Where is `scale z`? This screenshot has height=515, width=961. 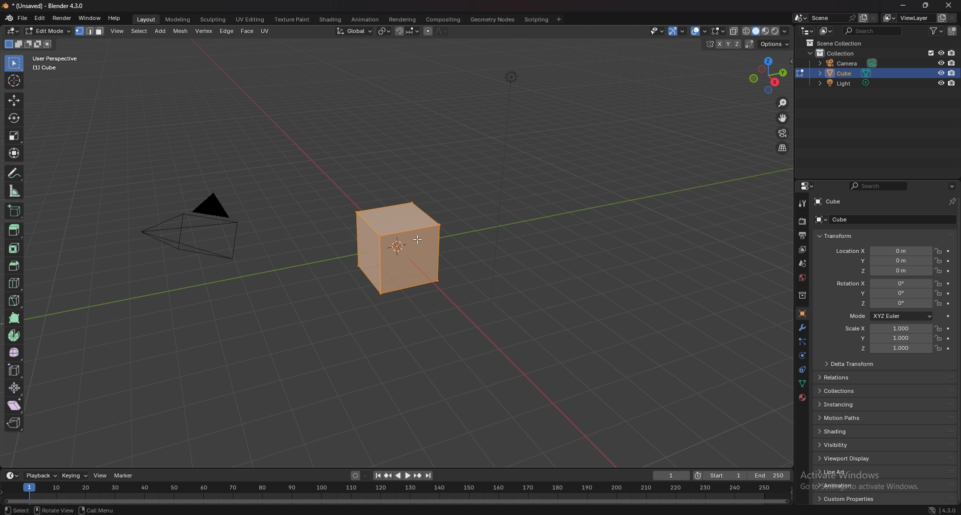
scale z is located at coordinates (886, 348).